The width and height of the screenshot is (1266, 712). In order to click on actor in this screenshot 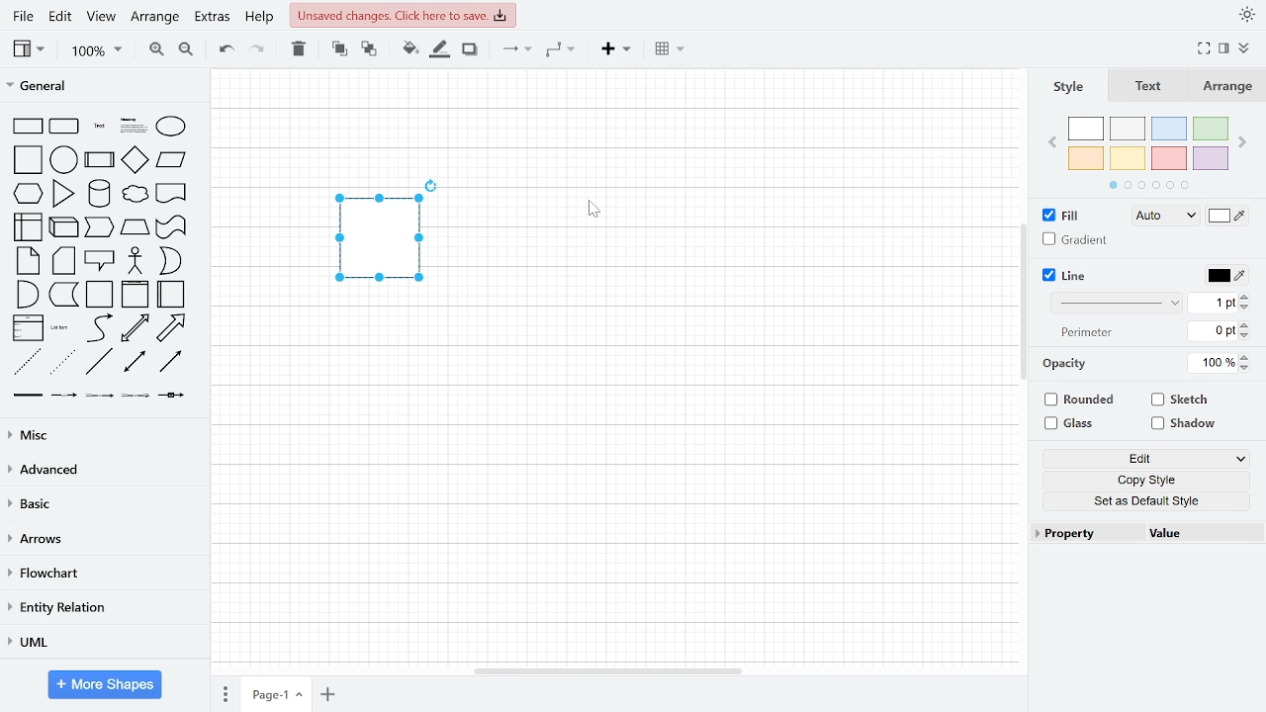, I will do `click(136, 261)`.